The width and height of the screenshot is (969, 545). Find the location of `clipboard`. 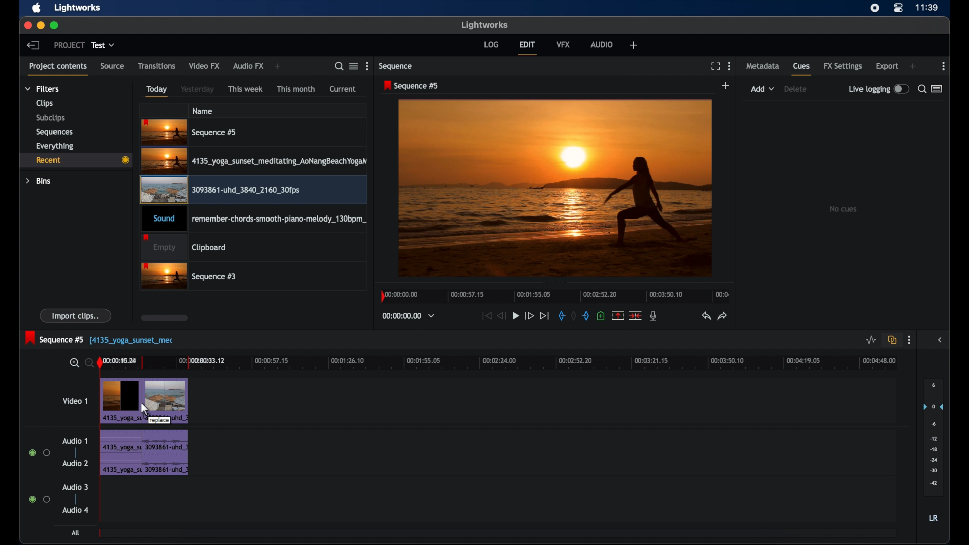

clipboard is located at coordinates (184, 247).